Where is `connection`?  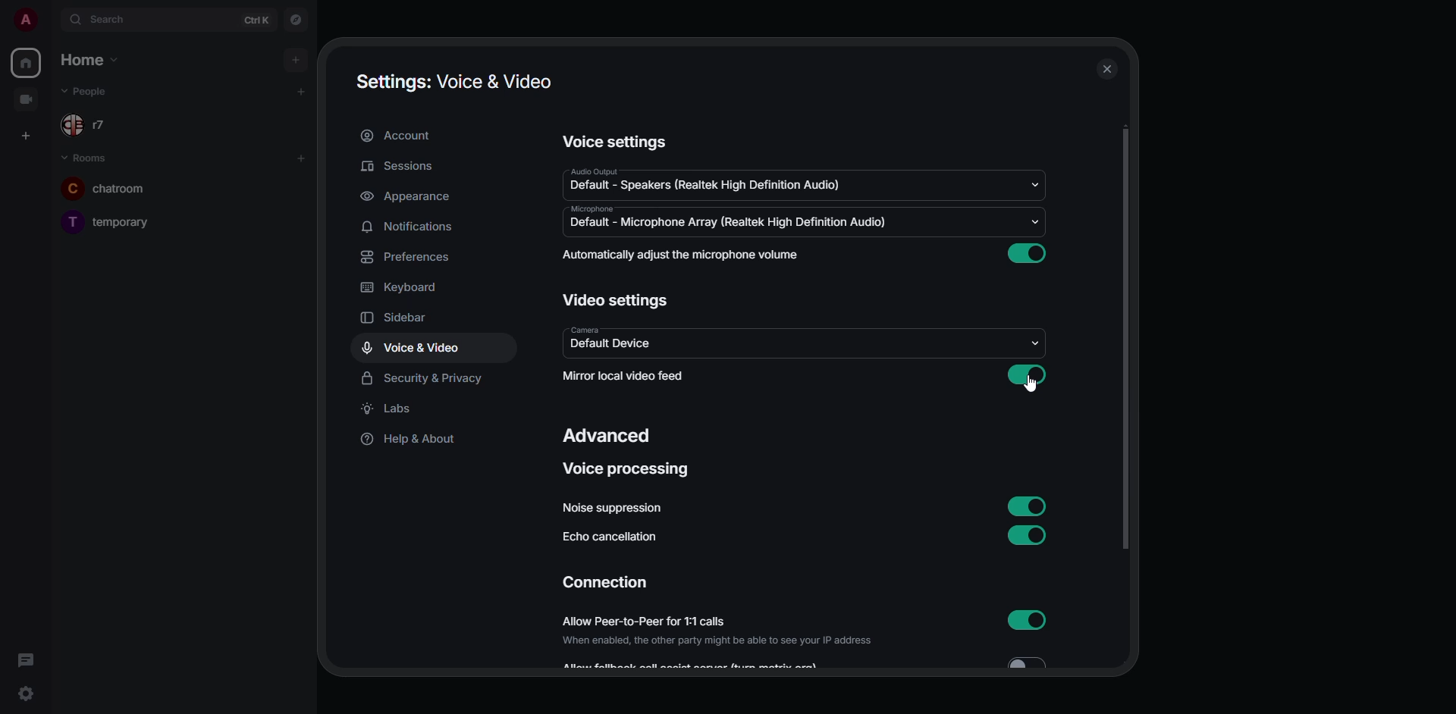
connection is located at coordinates (610, 583).